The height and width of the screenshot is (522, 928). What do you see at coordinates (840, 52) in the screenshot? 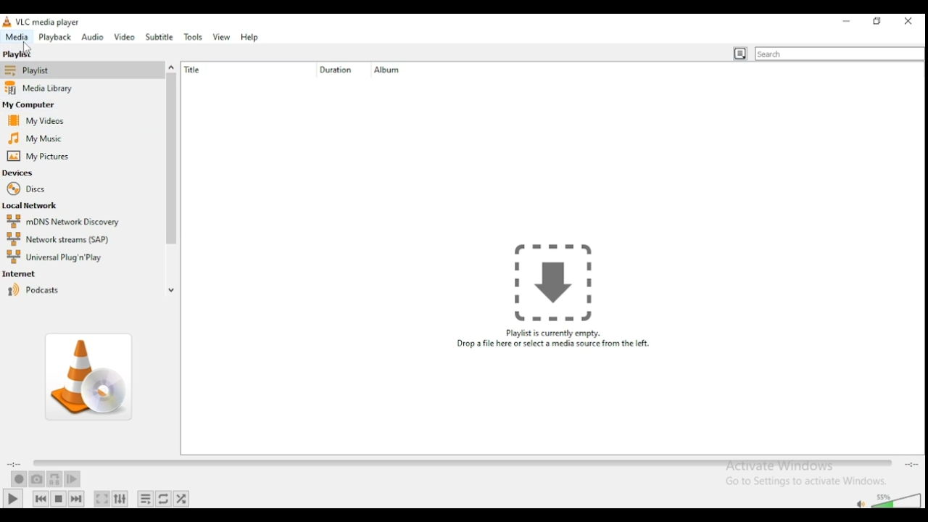
I see `toggle playlist view` at bounding box center [840, 52].